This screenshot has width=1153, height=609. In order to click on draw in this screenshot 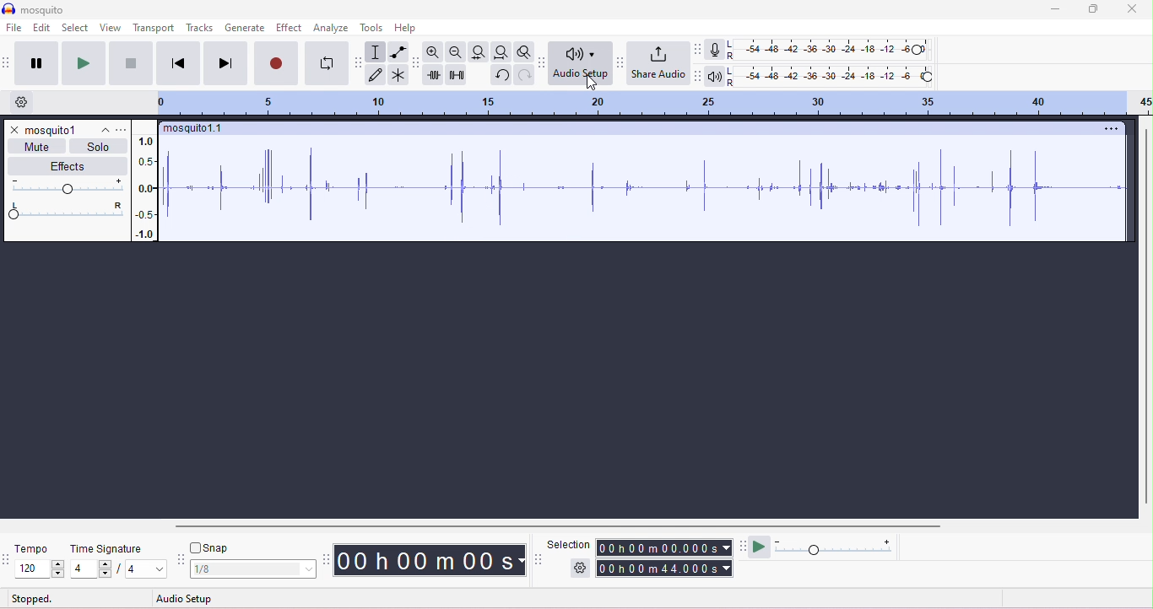, I will do `click(376, 76)`.